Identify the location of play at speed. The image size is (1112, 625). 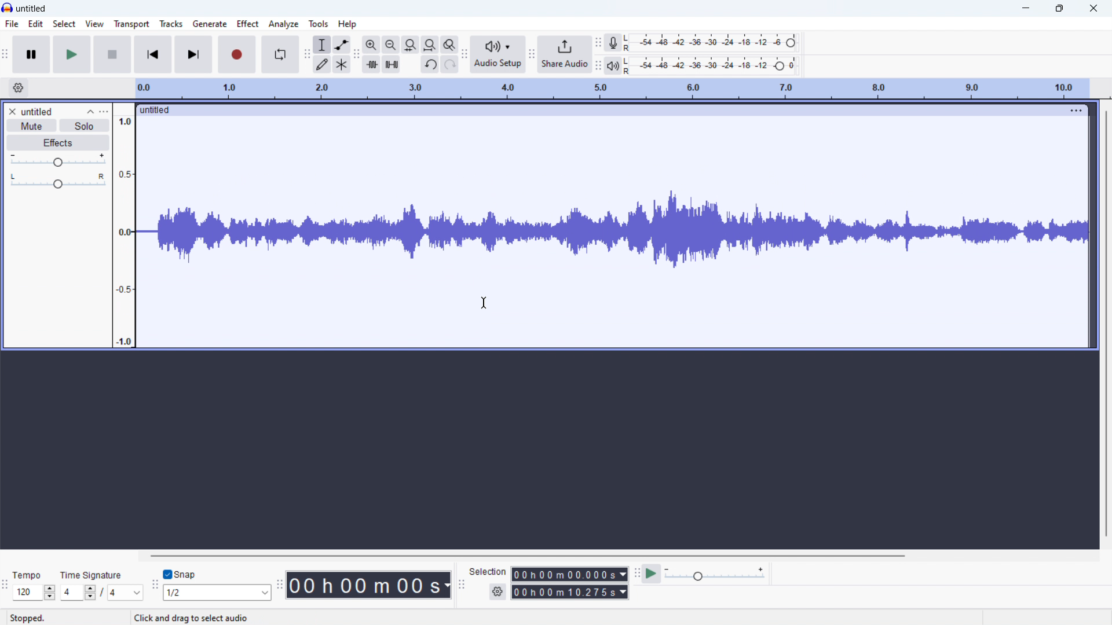
(652, 573).